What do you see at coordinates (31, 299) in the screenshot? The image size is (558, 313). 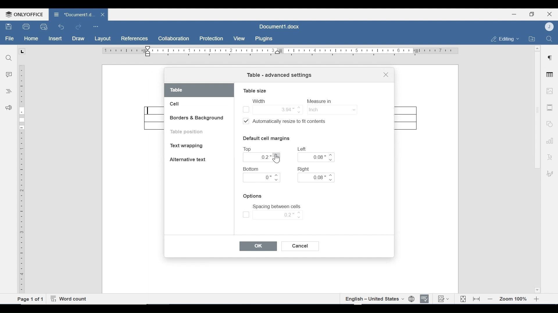 I see `Page 1 of 1` at bounding box center [31, 299].